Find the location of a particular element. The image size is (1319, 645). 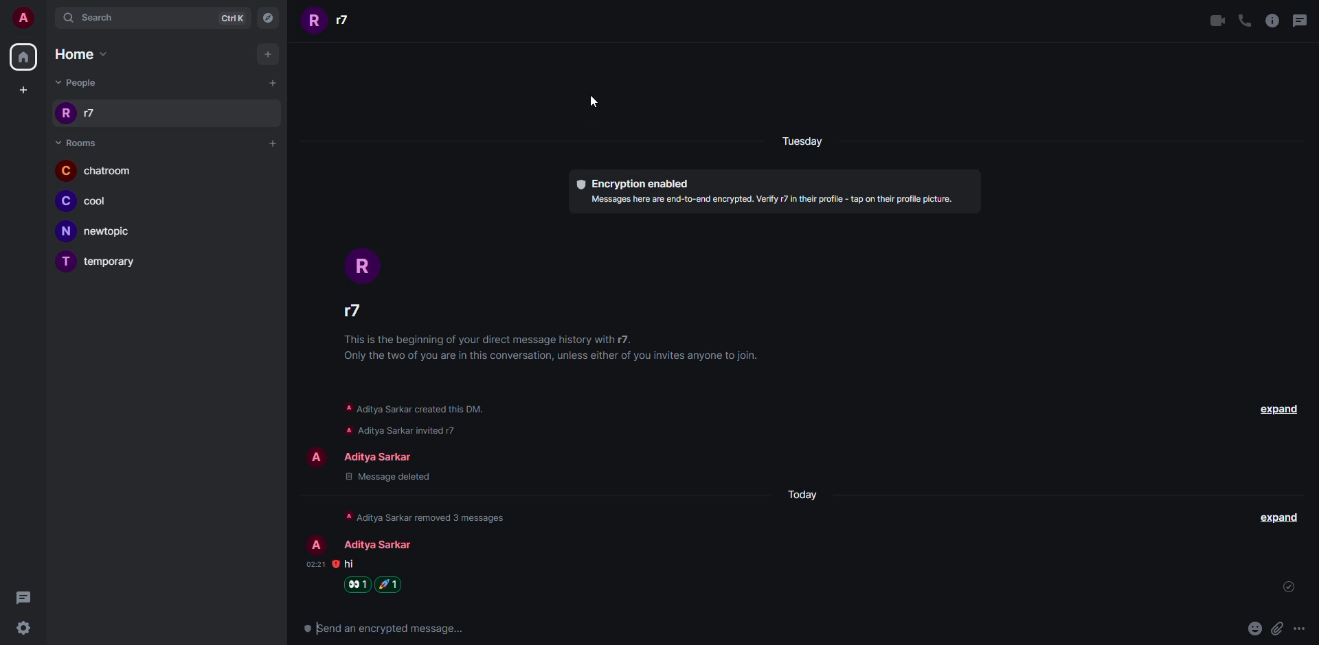

room is located at coordinates (95, 170).